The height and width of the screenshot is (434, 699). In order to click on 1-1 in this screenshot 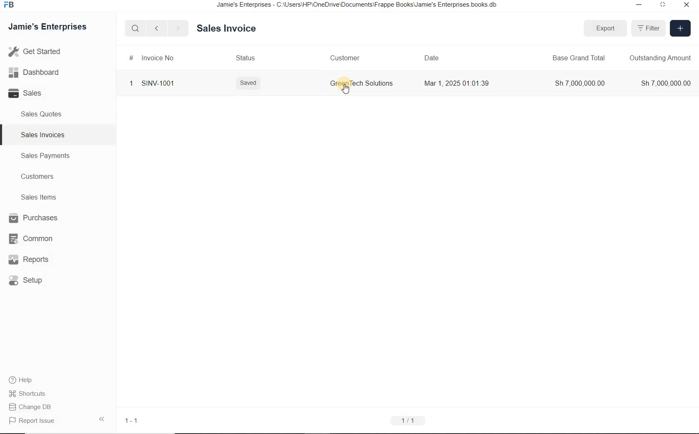, I will do `click(130, 420)`.